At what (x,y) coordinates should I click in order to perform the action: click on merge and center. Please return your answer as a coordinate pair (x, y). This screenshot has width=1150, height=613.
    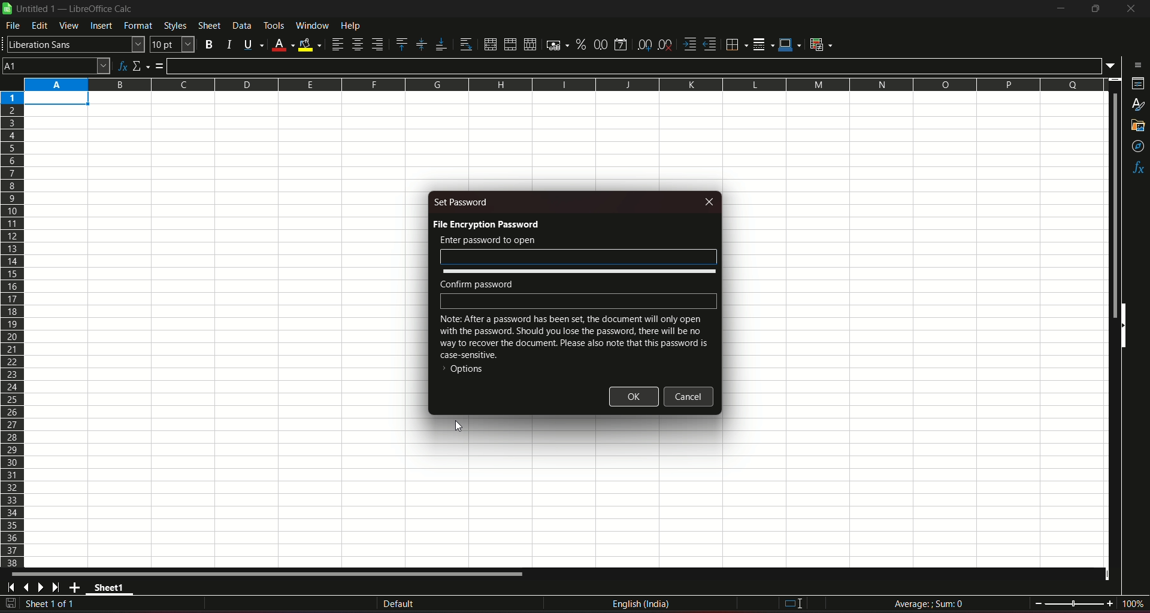
    Looking at the image, I should click on (489, 44).